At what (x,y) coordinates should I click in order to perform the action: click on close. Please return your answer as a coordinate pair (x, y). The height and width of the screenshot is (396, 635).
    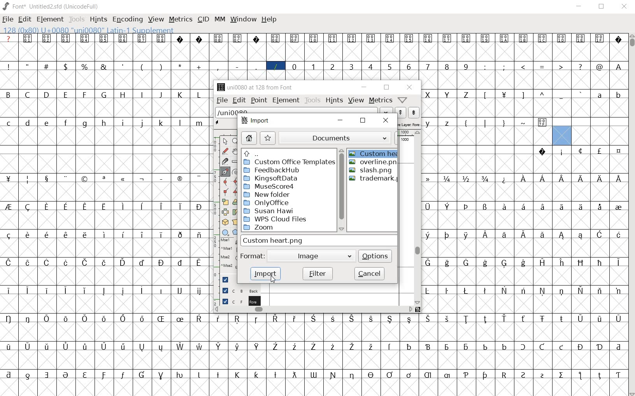
    Looking at the image, I should click on (387, 121).